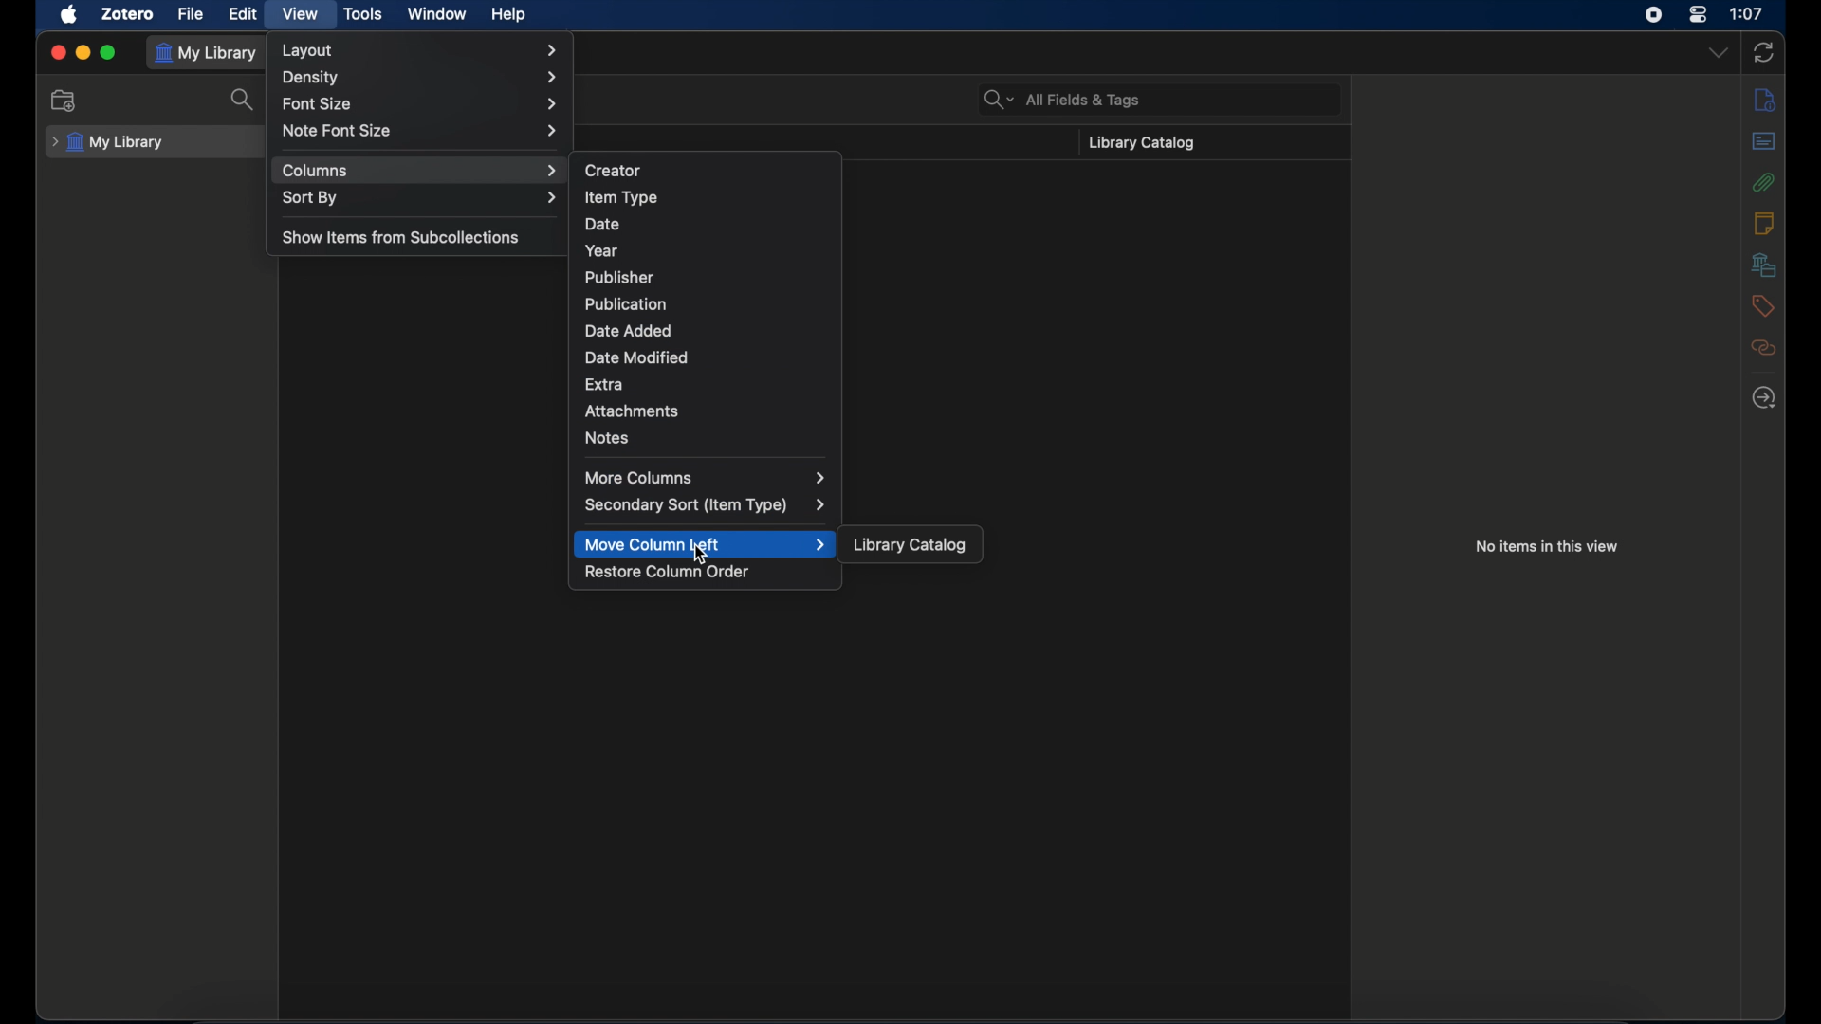 Image resolution: width=1821 pixels, height=1024 pixels. I want to click on date, so click(601, 224).